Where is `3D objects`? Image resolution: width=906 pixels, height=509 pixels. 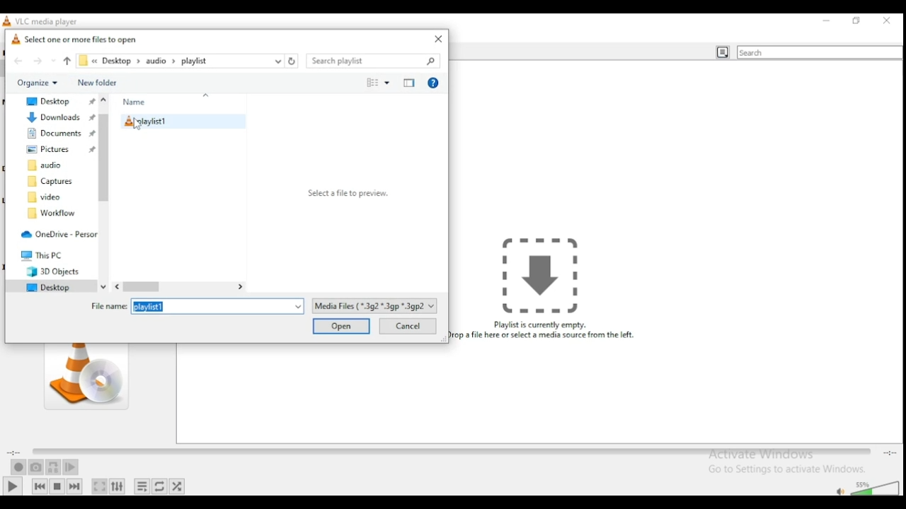
3D objects is located at coordinates (54, 271).